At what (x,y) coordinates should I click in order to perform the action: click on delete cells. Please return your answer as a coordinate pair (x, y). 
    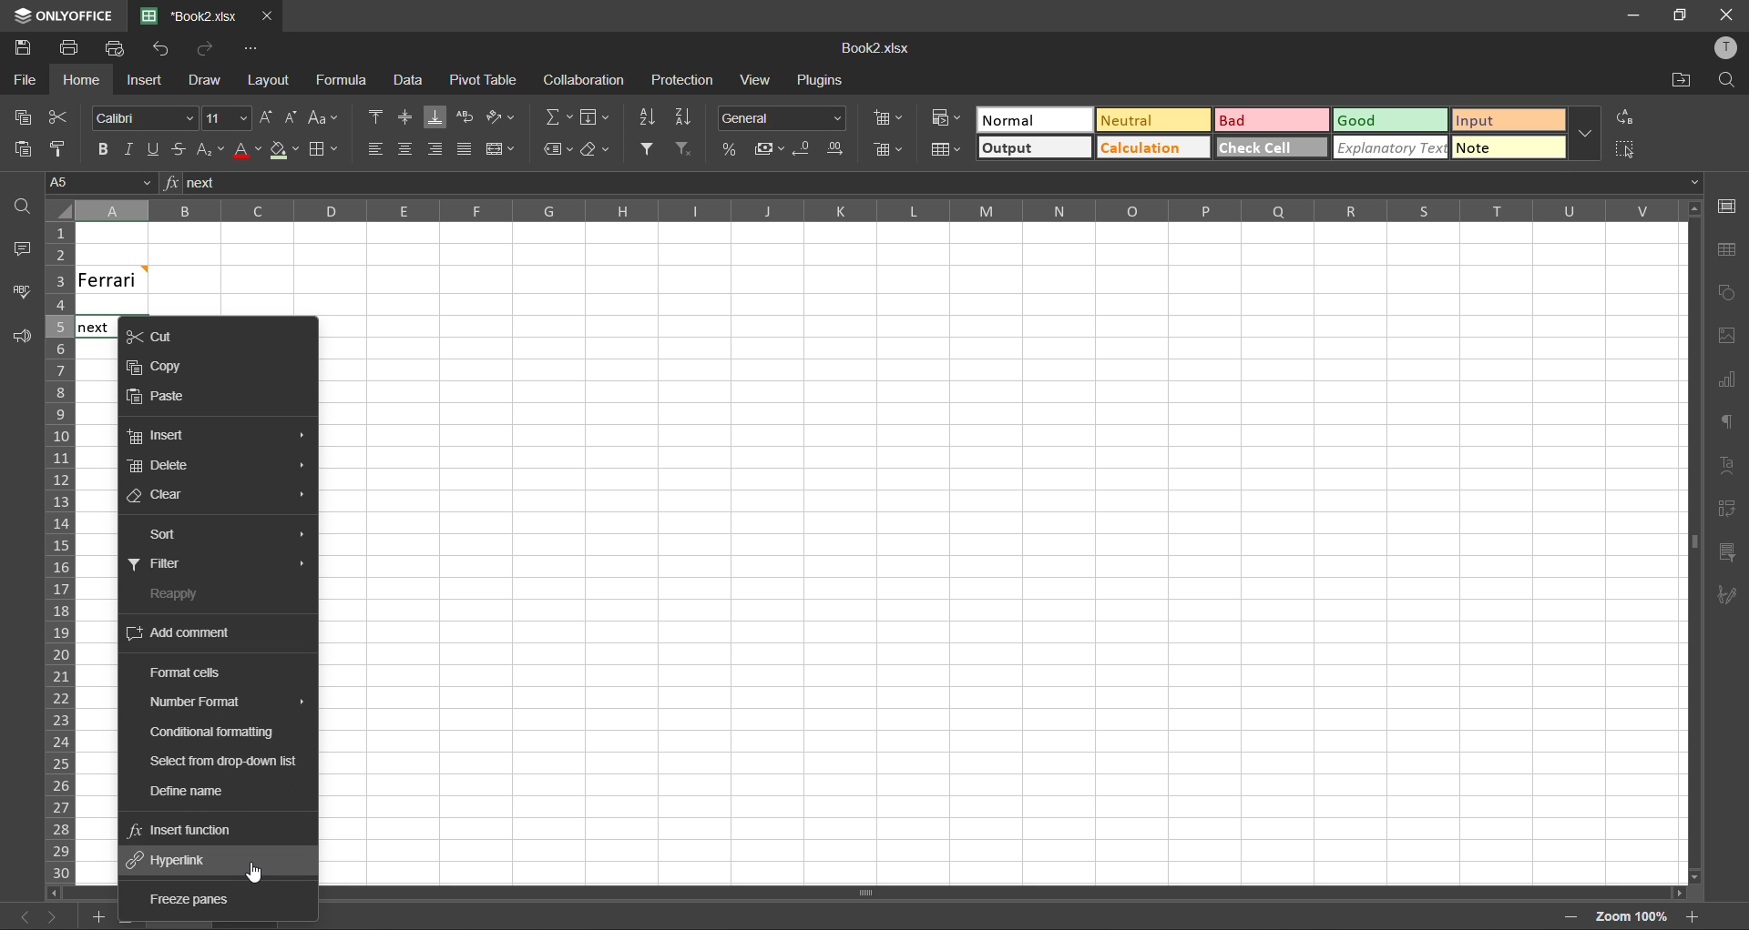
    Looking at the image, I should click on (891, 149).